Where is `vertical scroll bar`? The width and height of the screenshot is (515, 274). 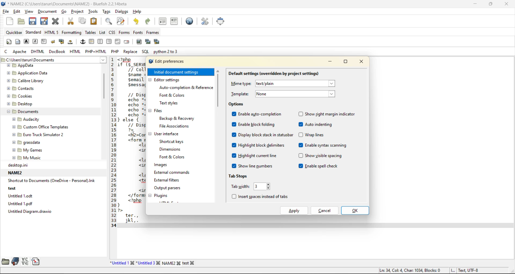
vertical scroll bar is located at coordinates (219, 91).